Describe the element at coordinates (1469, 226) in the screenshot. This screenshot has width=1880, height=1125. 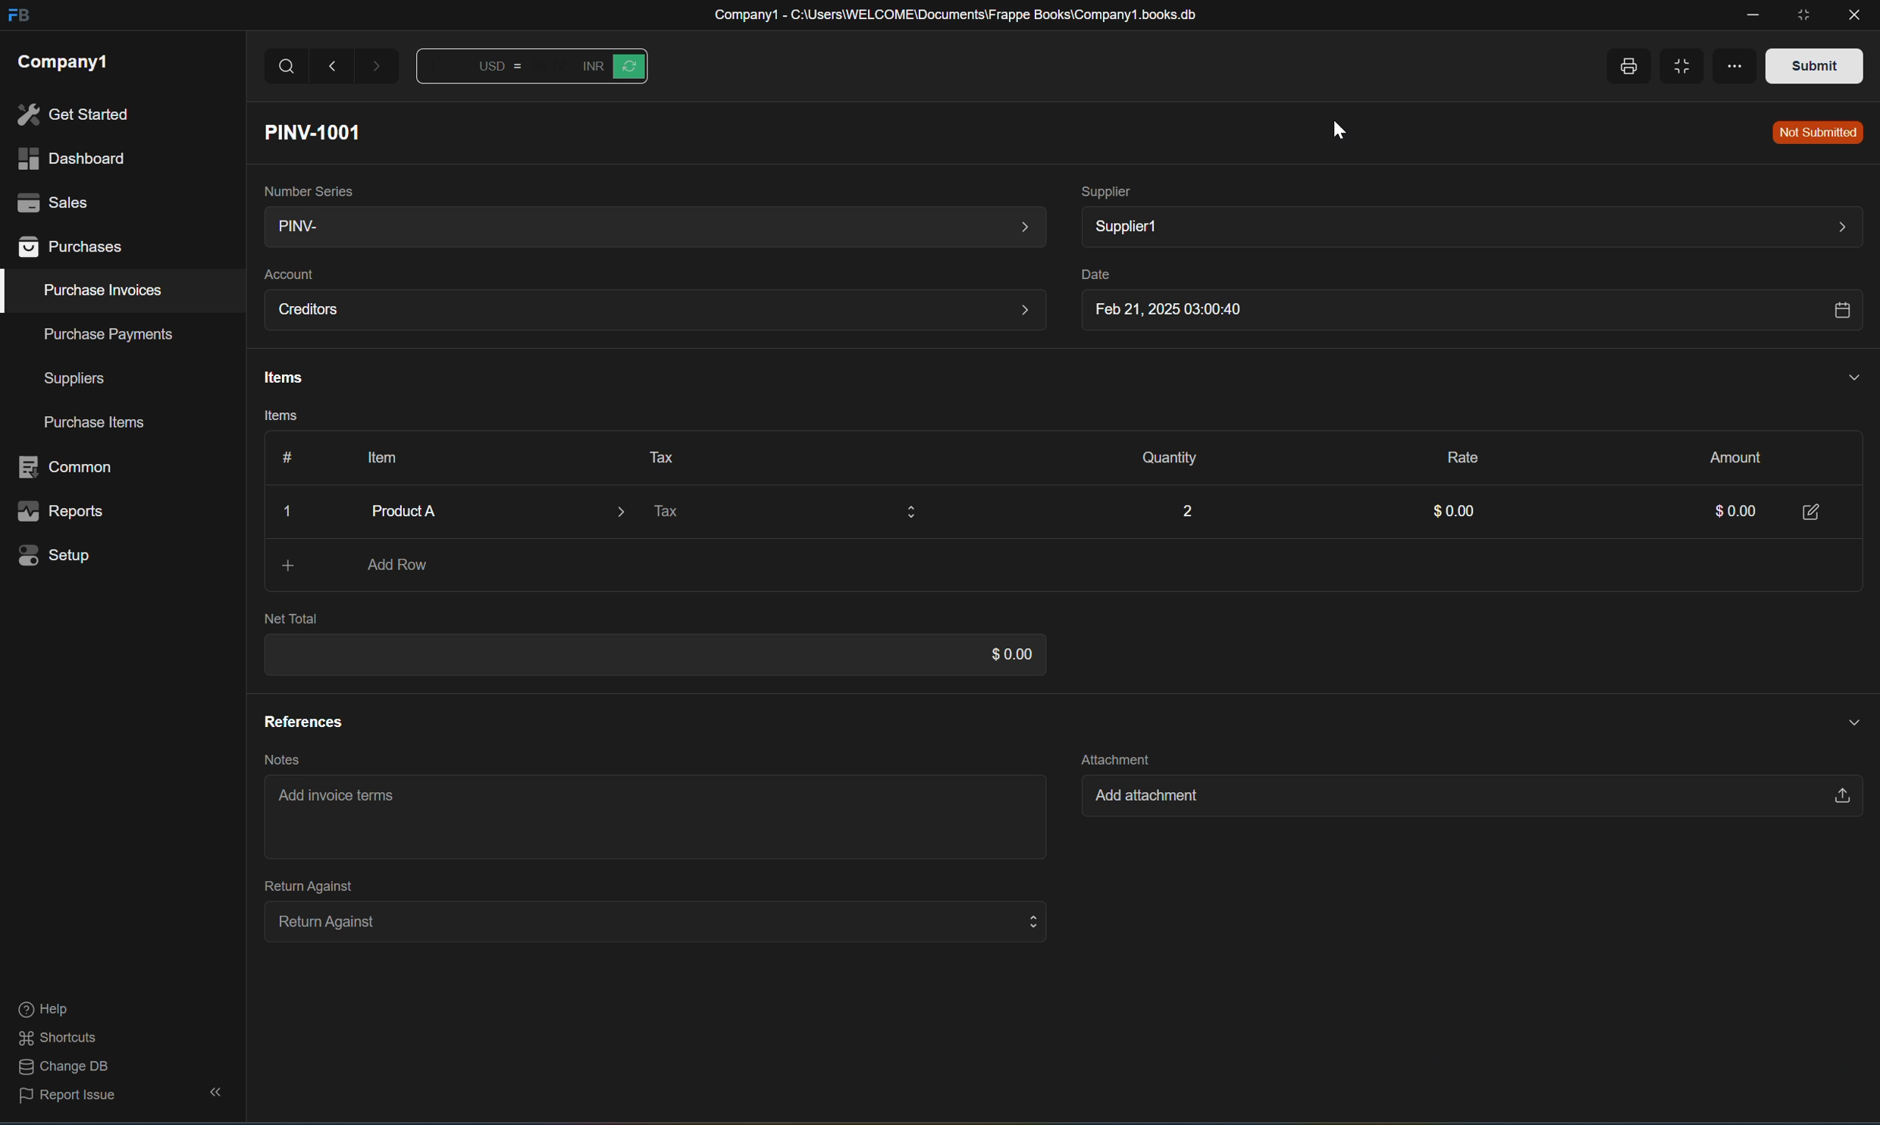
I see `Supplier1` at that location.